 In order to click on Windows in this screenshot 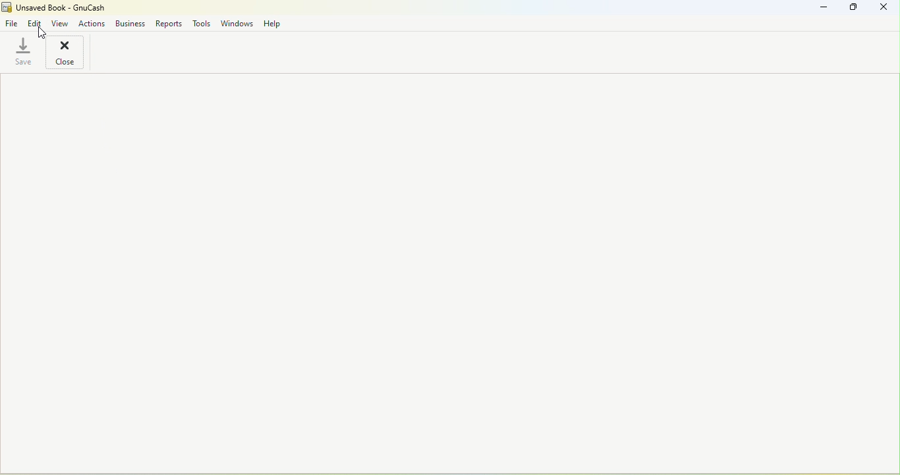, I will do `click(237, 23)`.